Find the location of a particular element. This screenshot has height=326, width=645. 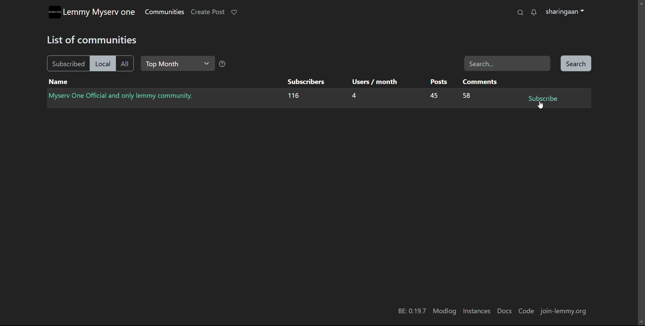

donate to lemmy is located at coordinates (234, 12).